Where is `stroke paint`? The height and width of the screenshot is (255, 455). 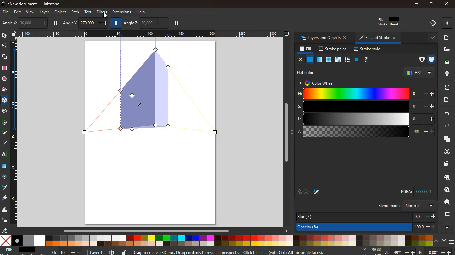 stroke paint is located at coordinates (331, 49).